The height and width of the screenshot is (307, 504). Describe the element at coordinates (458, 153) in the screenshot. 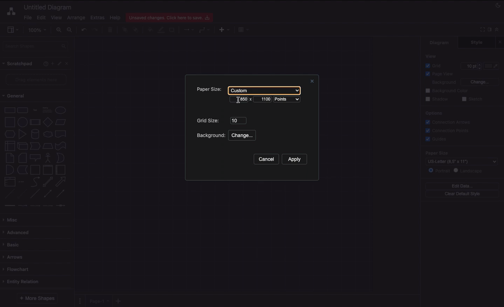

I see `Paper size` at that location.